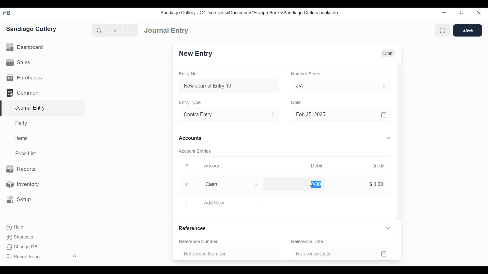 This screenshot has width=488, height=274. Describe the element at coordinates (193, 228) in the screenshot. I see `References` at that location.